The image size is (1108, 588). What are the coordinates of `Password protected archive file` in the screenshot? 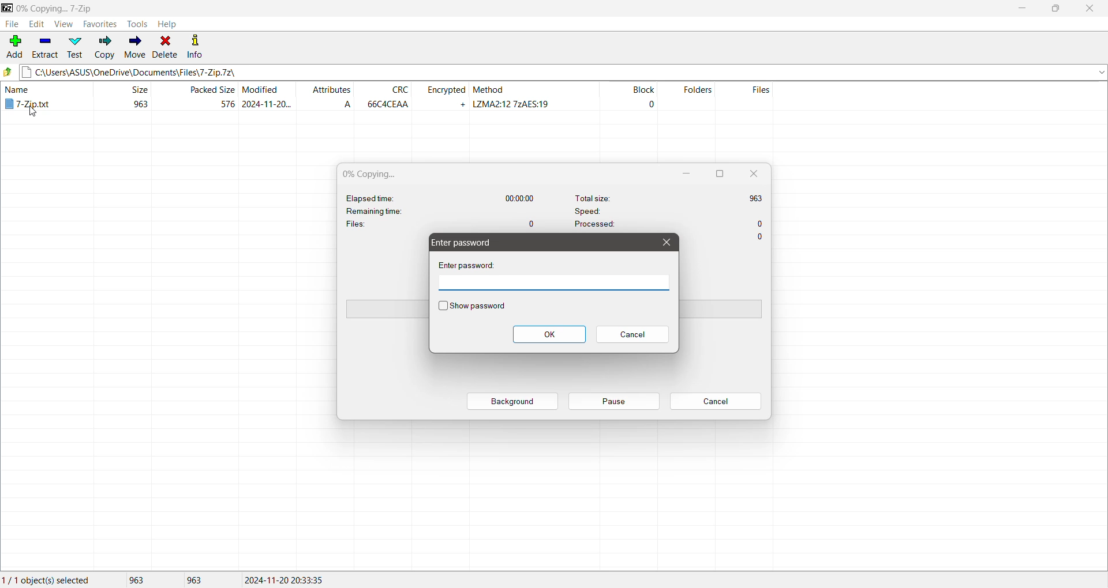 It's located at (40, 98).